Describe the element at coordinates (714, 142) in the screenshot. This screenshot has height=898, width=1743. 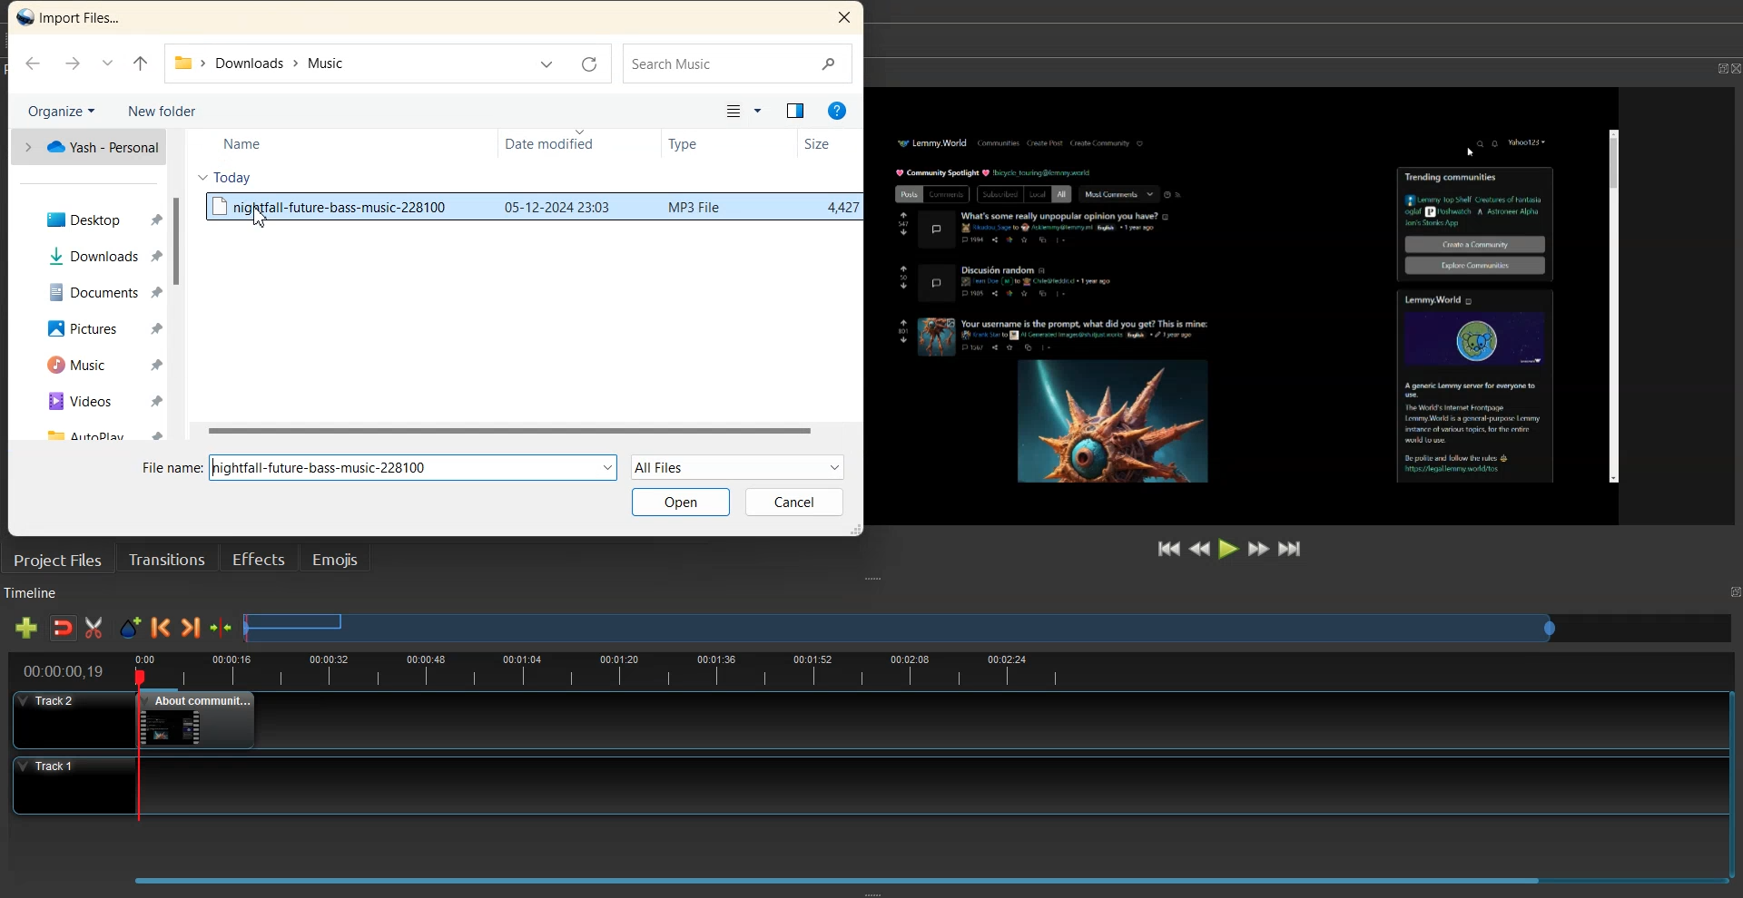
I see `Type` at that location.